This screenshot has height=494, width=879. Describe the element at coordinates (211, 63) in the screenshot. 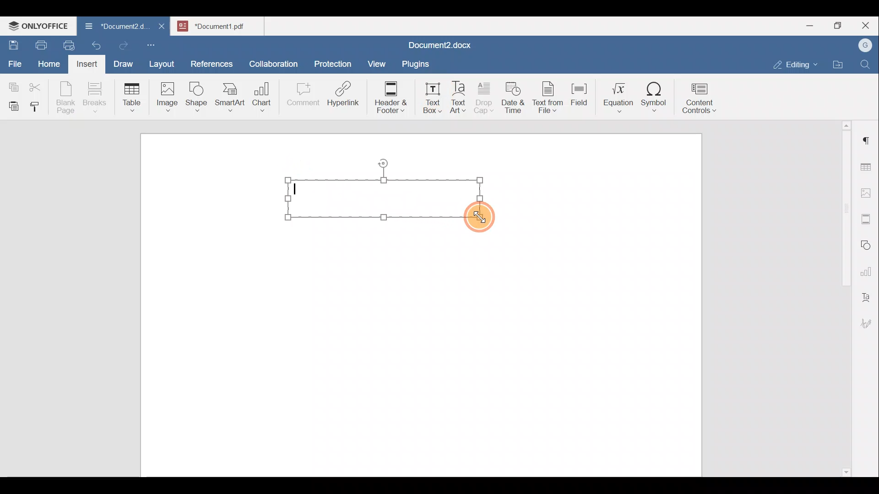

I see `References` at that location.